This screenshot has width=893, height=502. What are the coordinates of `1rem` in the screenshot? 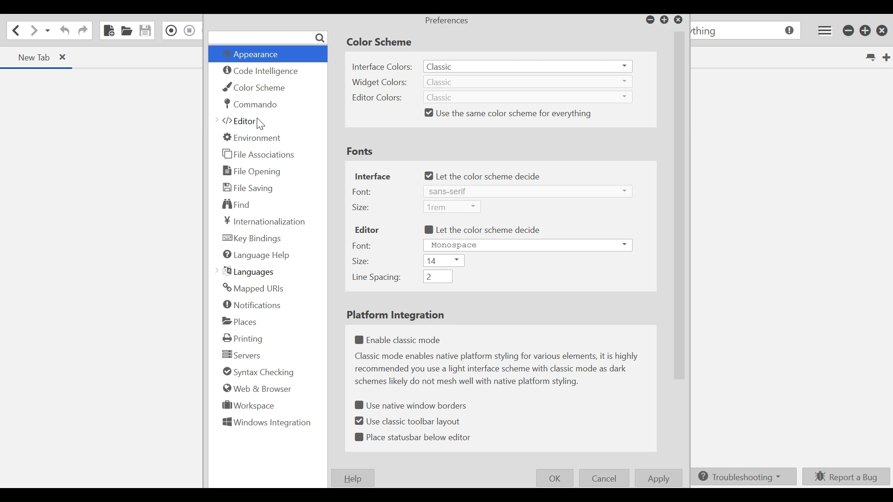 It's located at (451, 206).